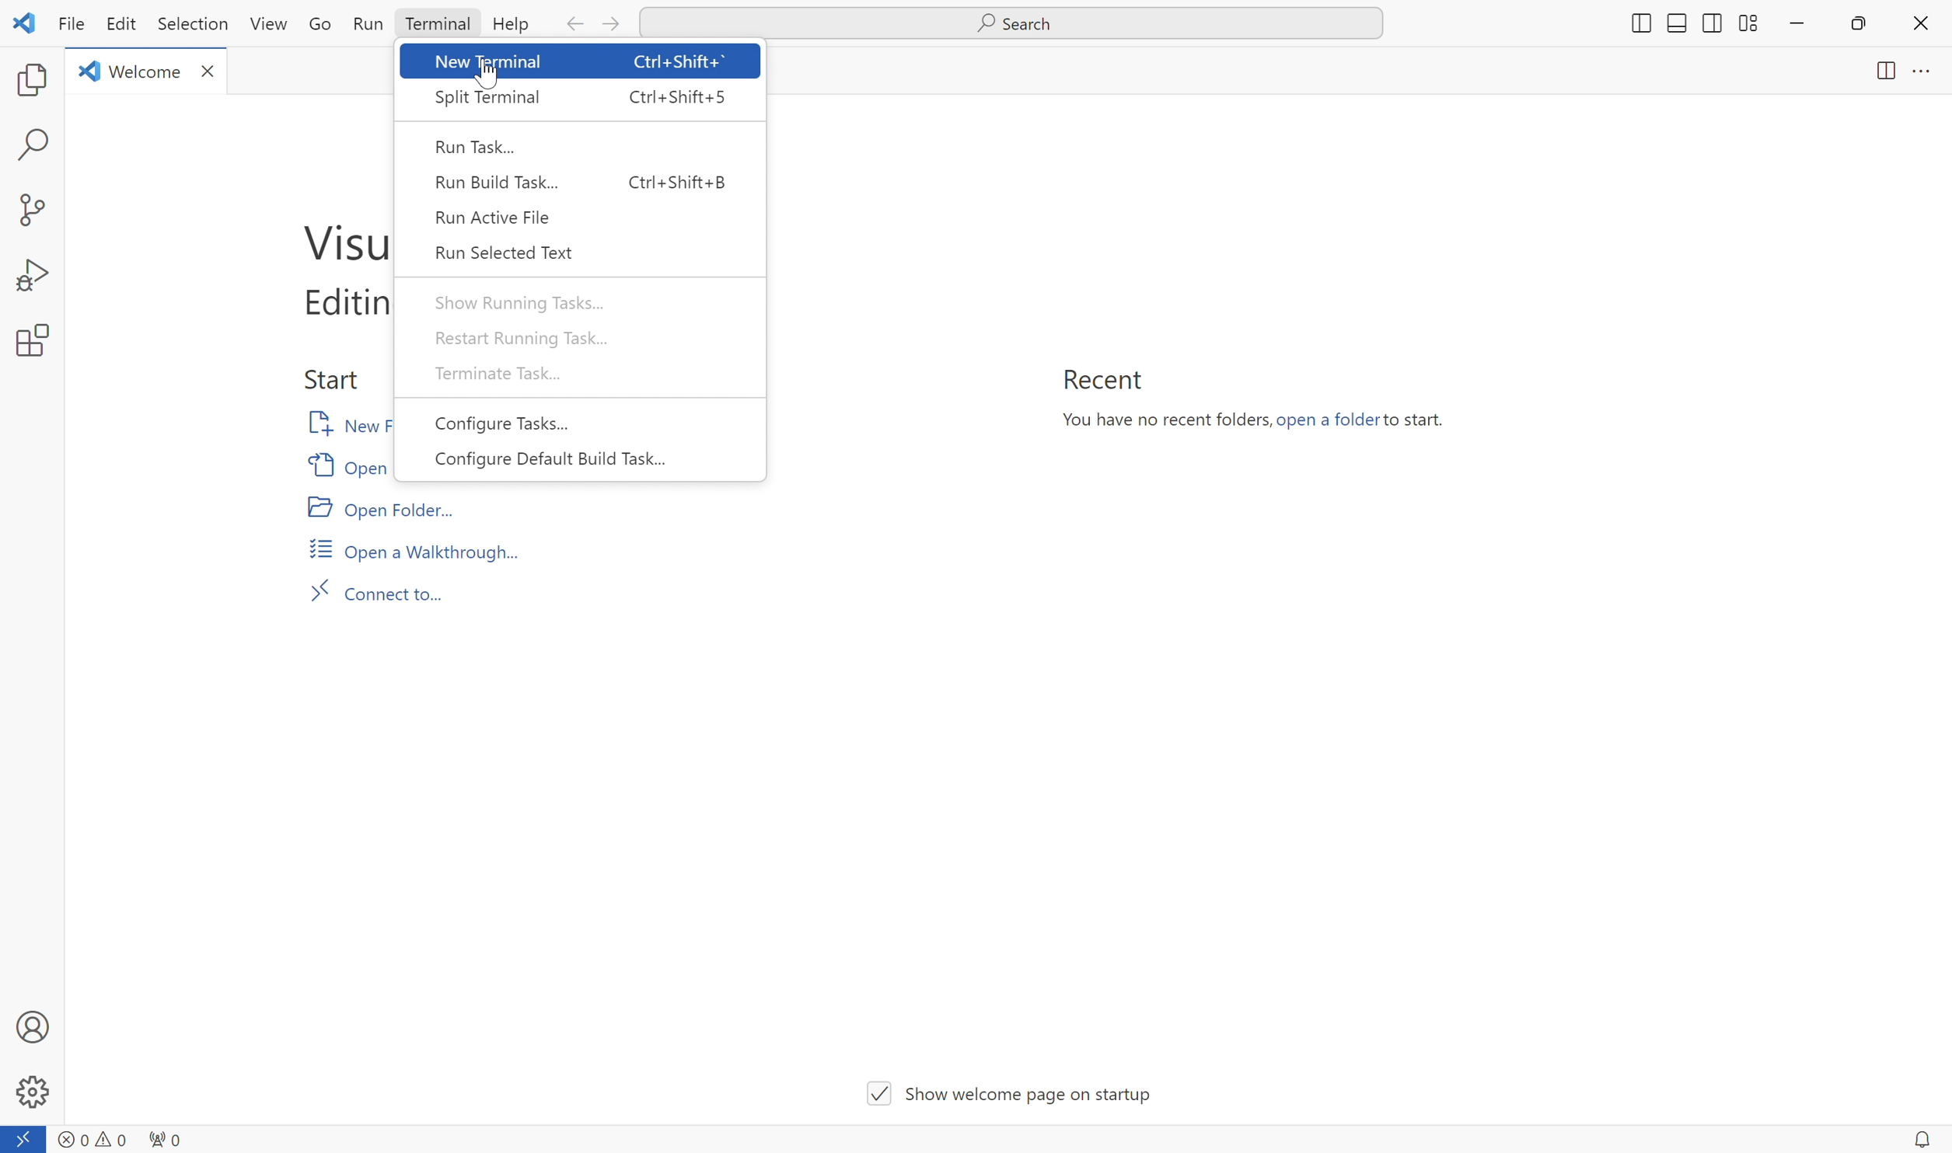 Image resolution: width=1952 pixels, height=1153 pixels. Describe the element at coordinates (578, 99) in the screenshot. I see `Split Terminal` at that location.